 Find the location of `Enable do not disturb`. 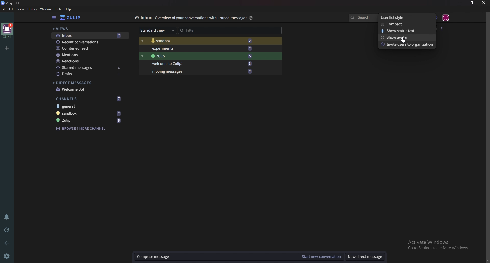

Enable do not disturb is located at coordinates (6, 216).